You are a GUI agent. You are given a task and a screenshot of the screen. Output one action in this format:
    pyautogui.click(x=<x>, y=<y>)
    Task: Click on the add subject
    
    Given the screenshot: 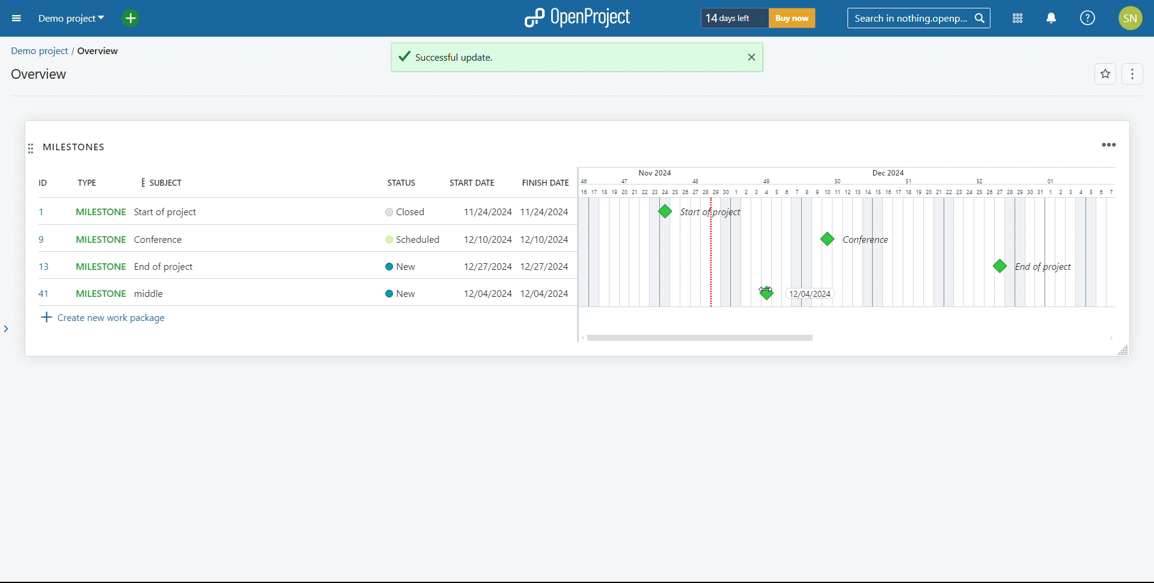 What is the action you would take?
    pyautogui.click(x=168, y=253)
    